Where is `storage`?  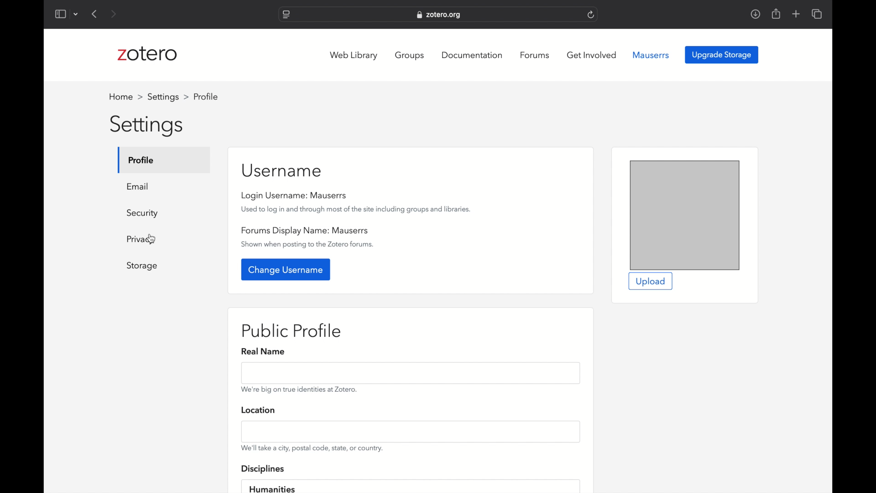
storage is located at coordinates (142, 266).